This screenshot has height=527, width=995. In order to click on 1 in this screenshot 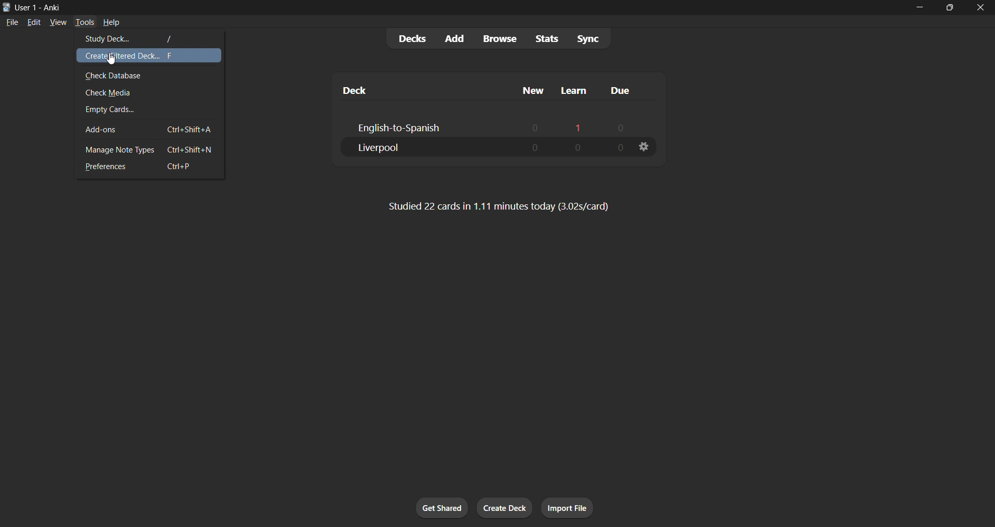, I will do `click(577, 126)`.